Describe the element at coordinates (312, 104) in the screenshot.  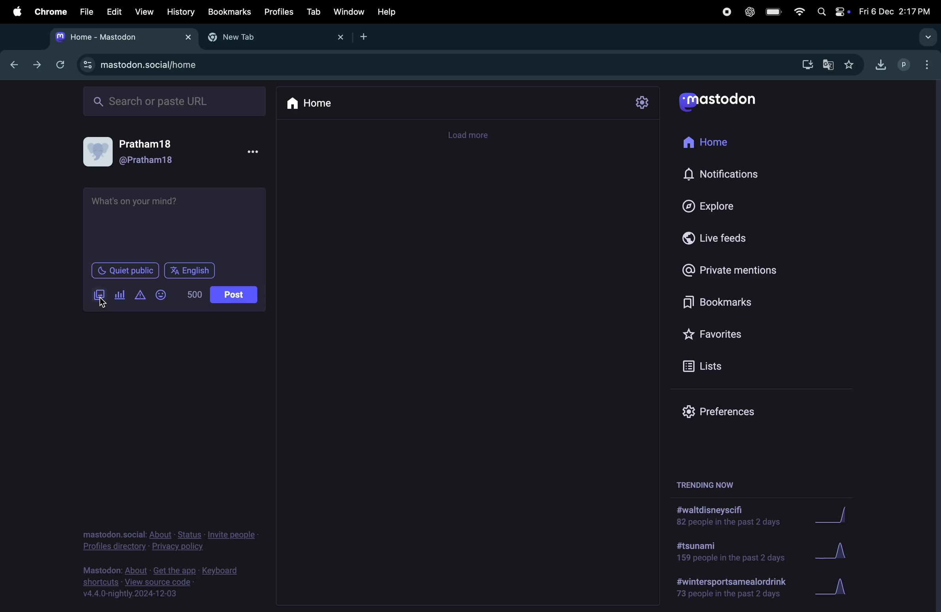
I see `home` at that location.